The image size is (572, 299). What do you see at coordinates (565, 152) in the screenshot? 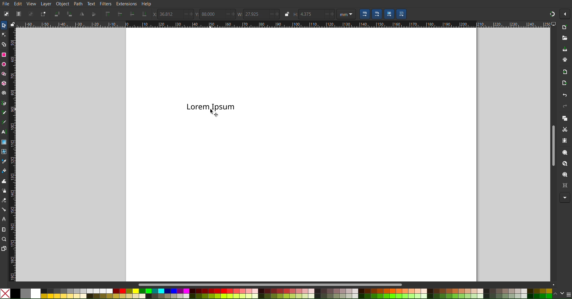
I see `Zoom Selection` at bounding box center [565, 152].